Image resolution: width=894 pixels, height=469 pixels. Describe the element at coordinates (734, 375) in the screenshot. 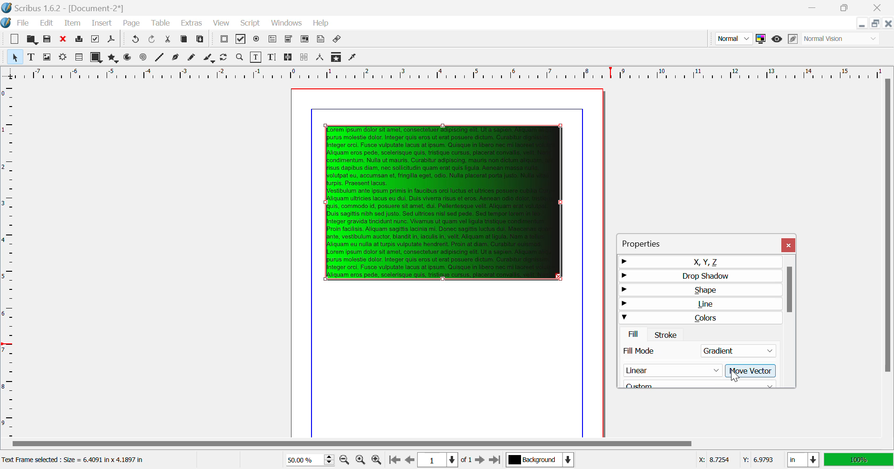

I see `Cursor Position` at that location.